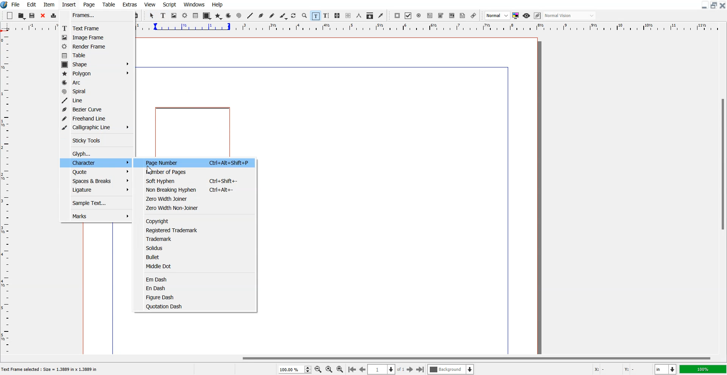 Image resolution: width=727 pixels, height=375 pixels. What do you see at coordinates (284, 16) in the screenshot?
I see `Calligraphic line ` at bounding box center [284, 16].